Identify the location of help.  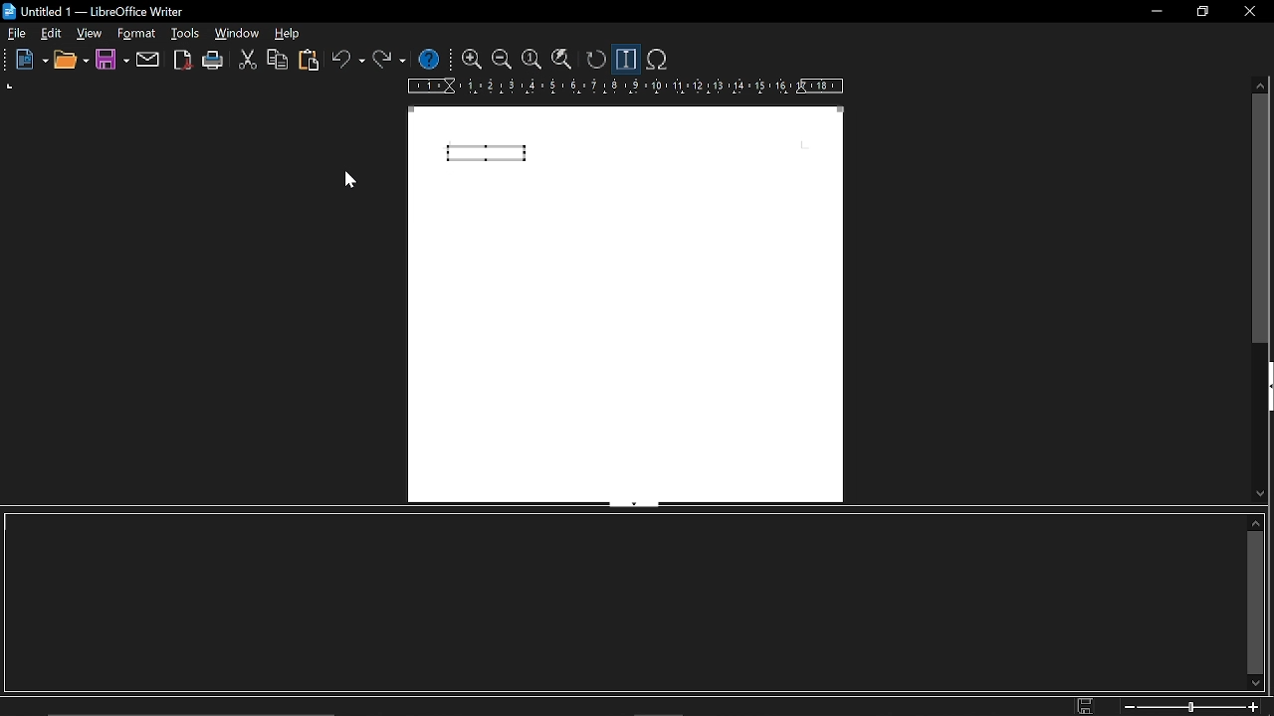
(431, 59).